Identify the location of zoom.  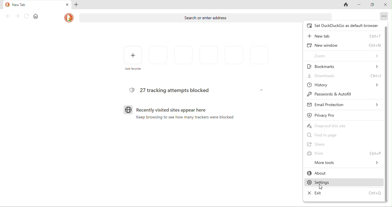
(346, 55).